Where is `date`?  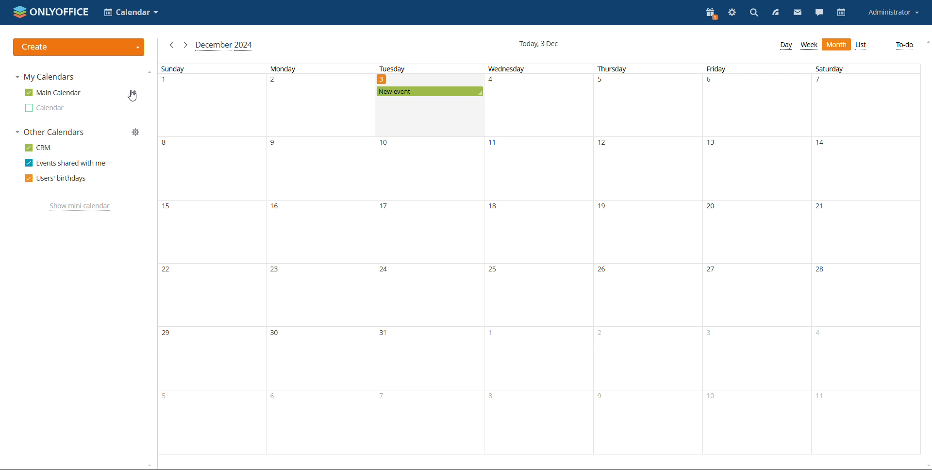 date is located at coordinates (756, 295).